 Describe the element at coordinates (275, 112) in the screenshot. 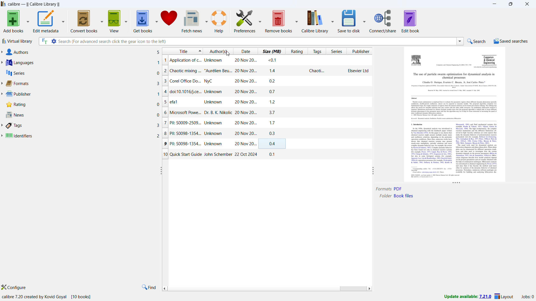

I see `37` at that location.